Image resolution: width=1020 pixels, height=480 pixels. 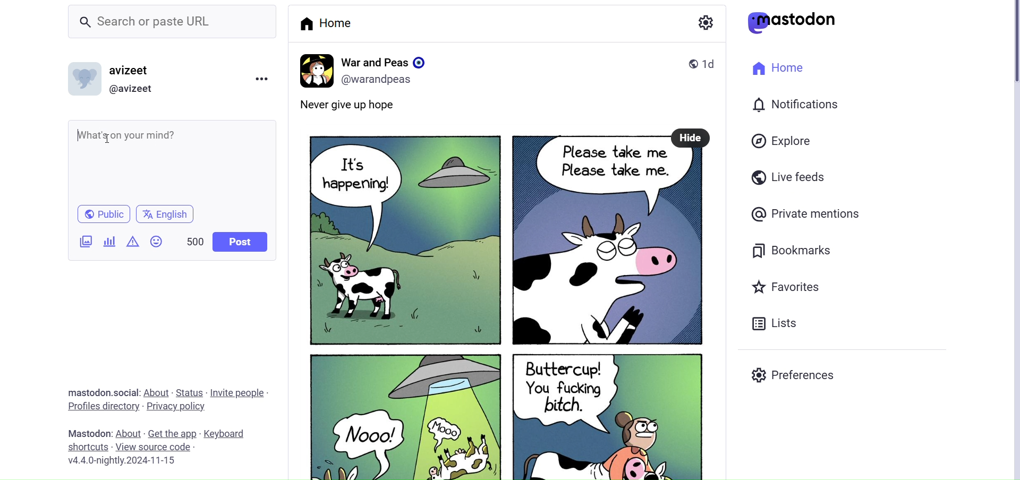 What do you see at coordinates (190, 392) in the screenshot?
I see `Status` at bounding box center [190, 392].